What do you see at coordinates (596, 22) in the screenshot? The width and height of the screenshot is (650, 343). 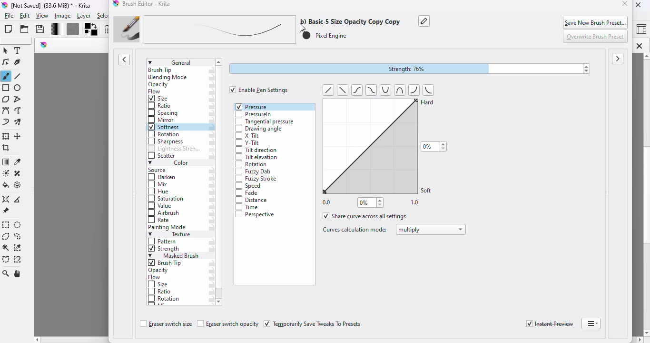 I see `save new brush preset` at bounding box center [596, 22].